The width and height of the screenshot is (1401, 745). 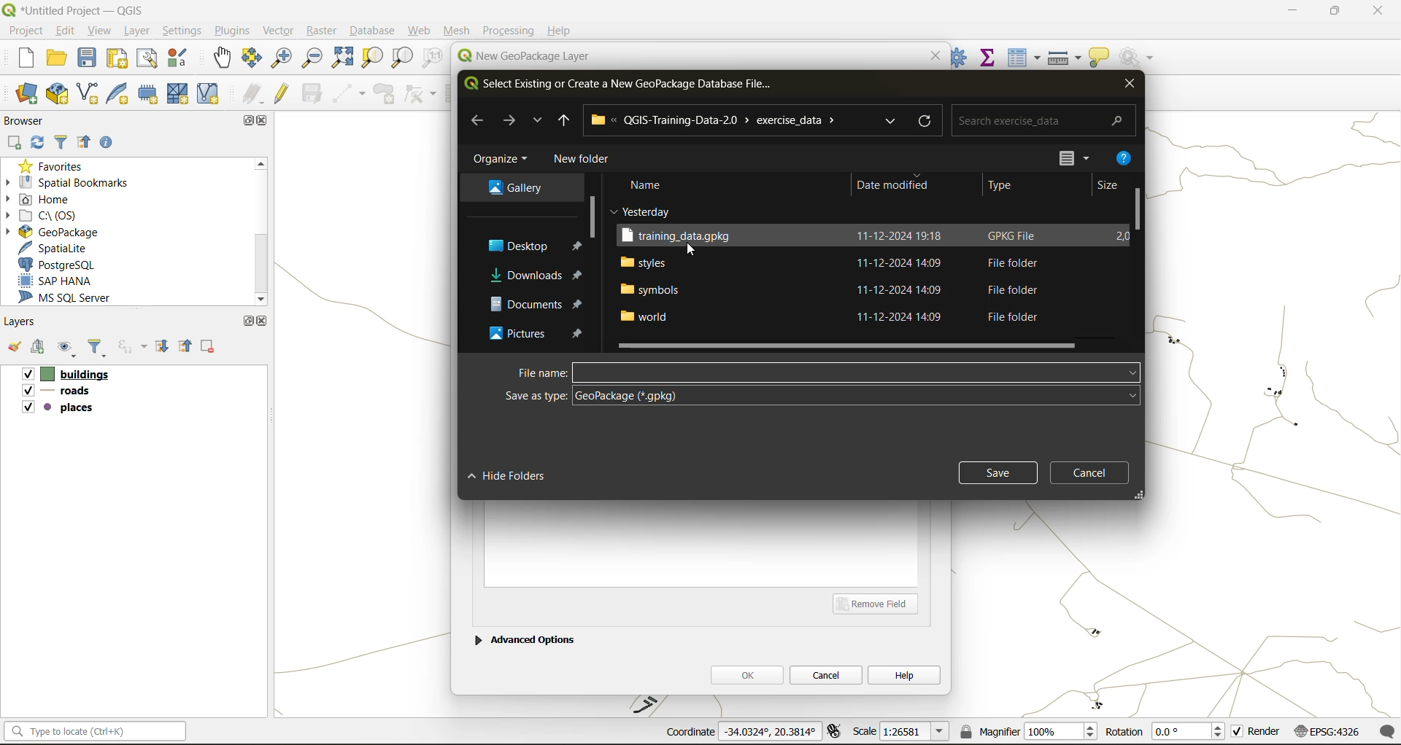 I want to click on File folder, so click(x=1009, y=316).